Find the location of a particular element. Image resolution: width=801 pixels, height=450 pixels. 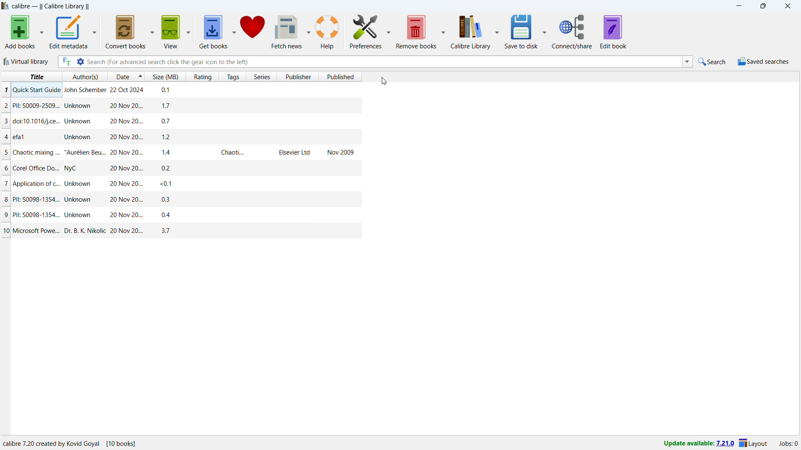

edit metadata is located at coordinates (69, 32).